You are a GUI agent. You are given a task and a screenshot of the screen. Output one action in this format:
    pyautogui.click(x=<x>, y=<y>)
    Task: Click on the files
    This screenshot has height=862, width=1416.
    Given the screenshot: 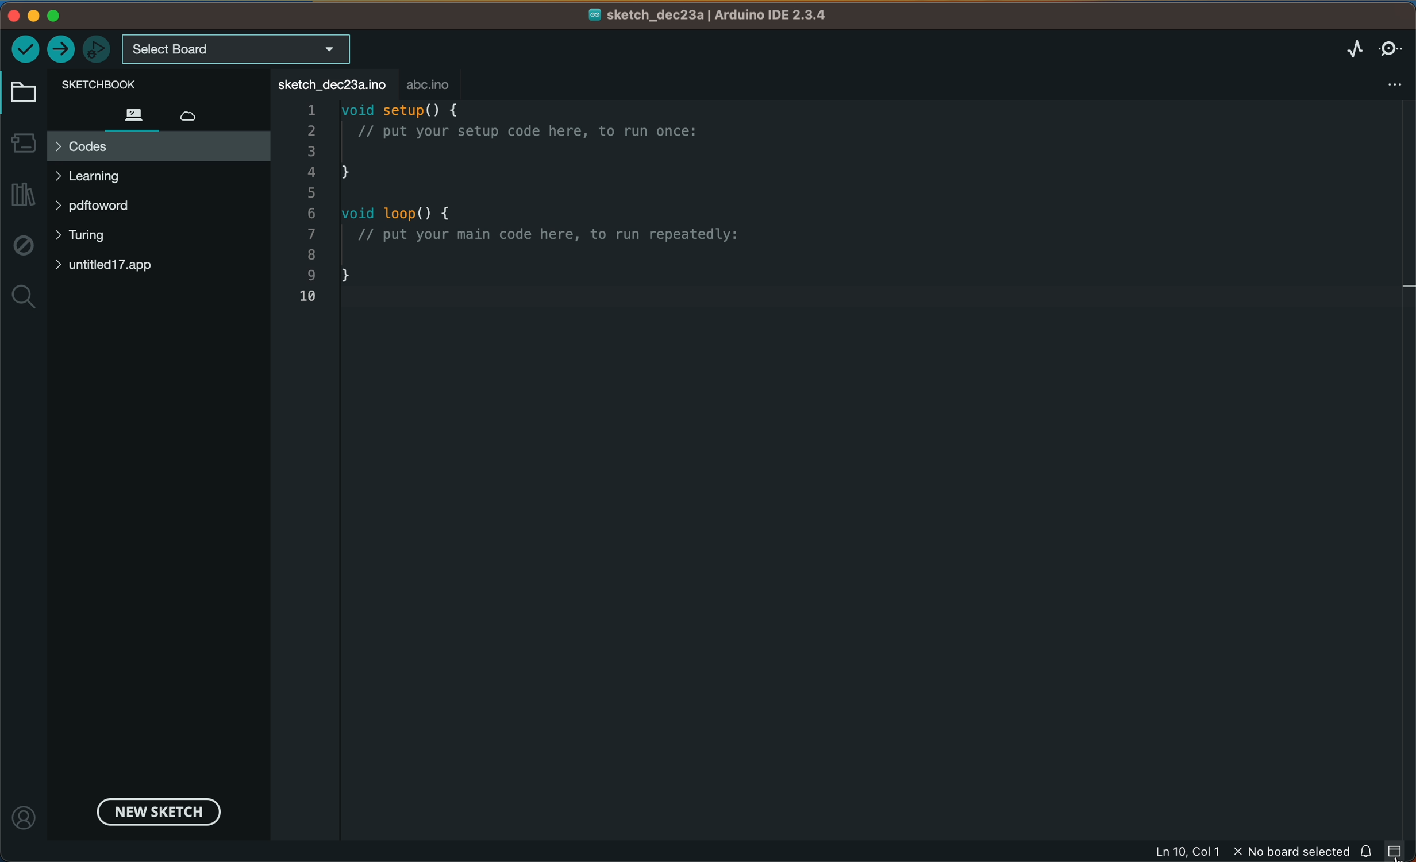 What is the action you would take?
    pyautogui.click(x=135, y=113)
    